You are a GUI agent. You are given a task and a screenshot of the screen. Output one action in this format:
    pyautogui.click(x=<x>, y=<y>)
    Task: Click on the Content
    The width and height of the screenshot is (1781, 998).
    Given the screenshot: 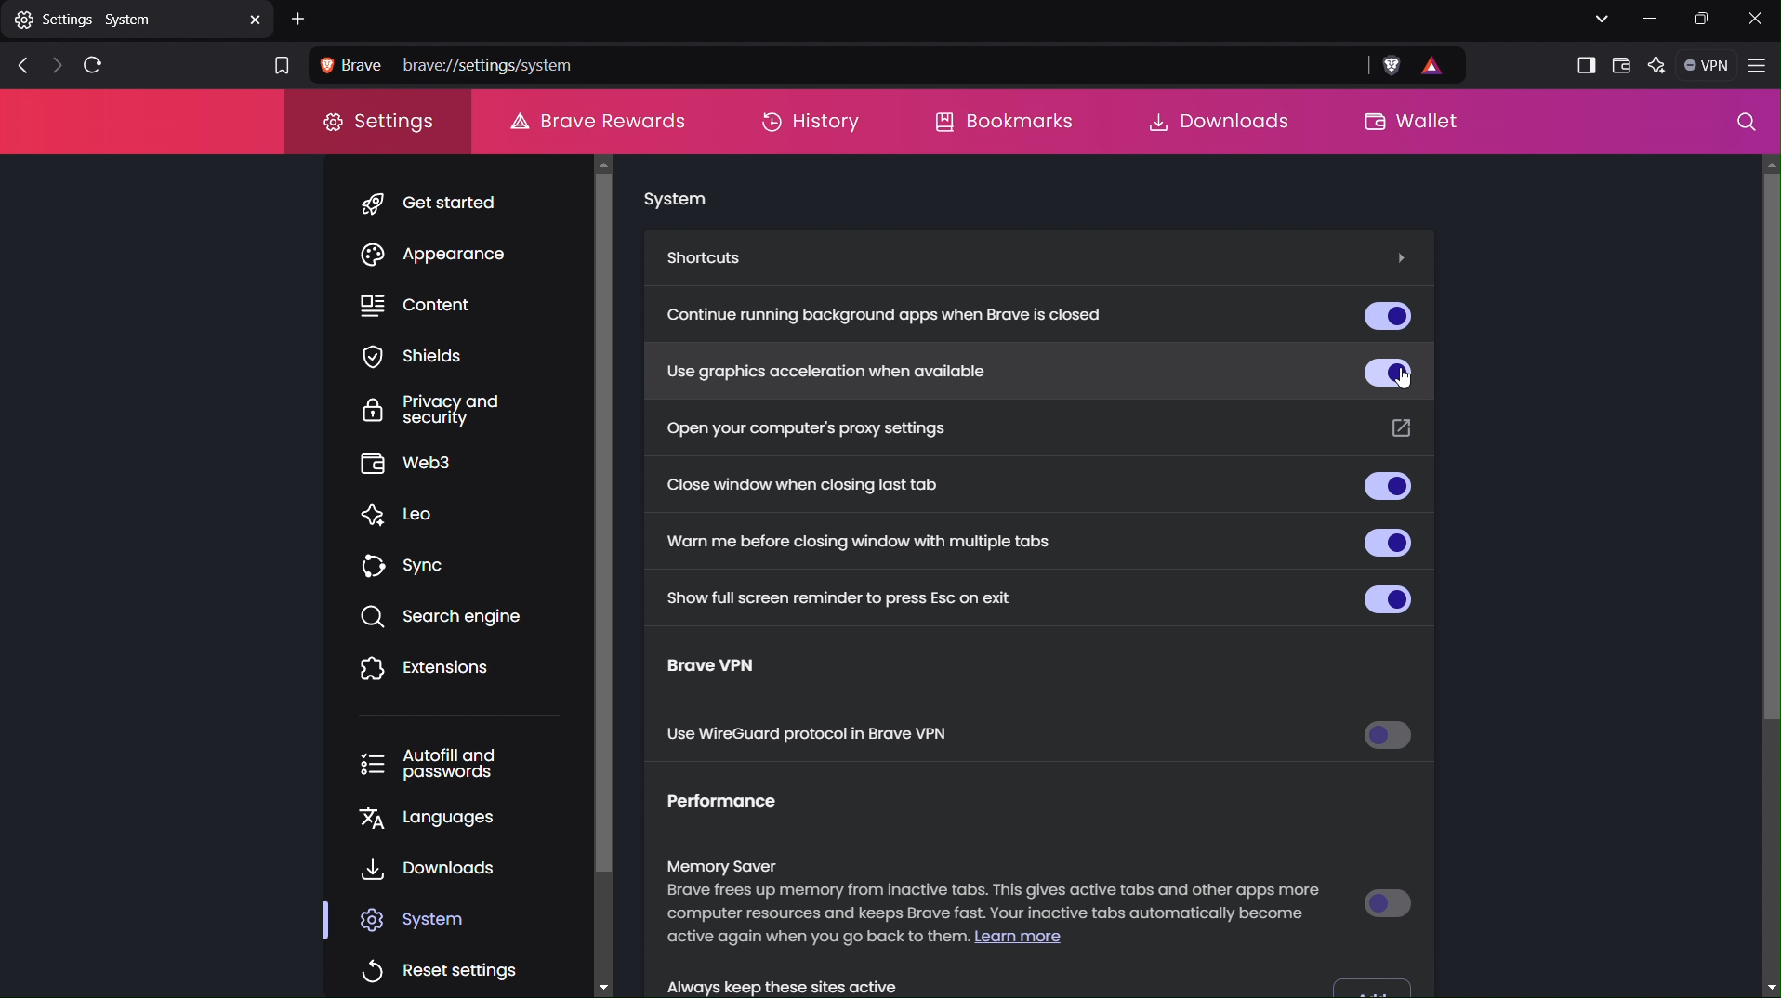 What is the action you would take?
    pyautogui.click(x=438, y=306)
    